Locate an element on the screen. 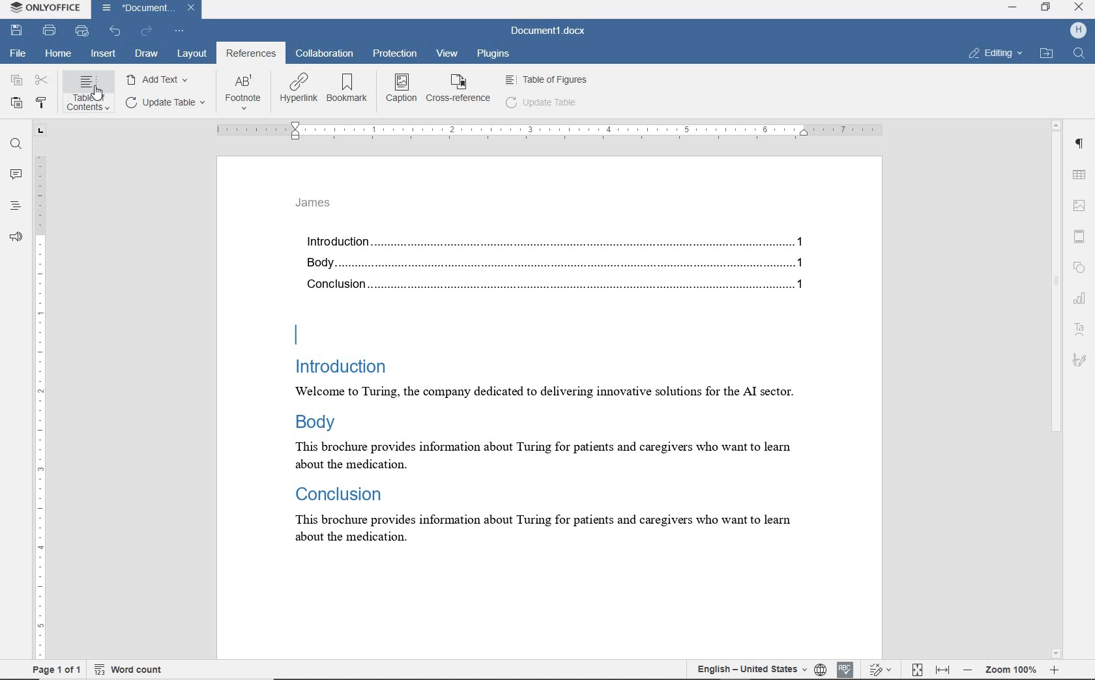  protection is located at coordinates (395, 53).